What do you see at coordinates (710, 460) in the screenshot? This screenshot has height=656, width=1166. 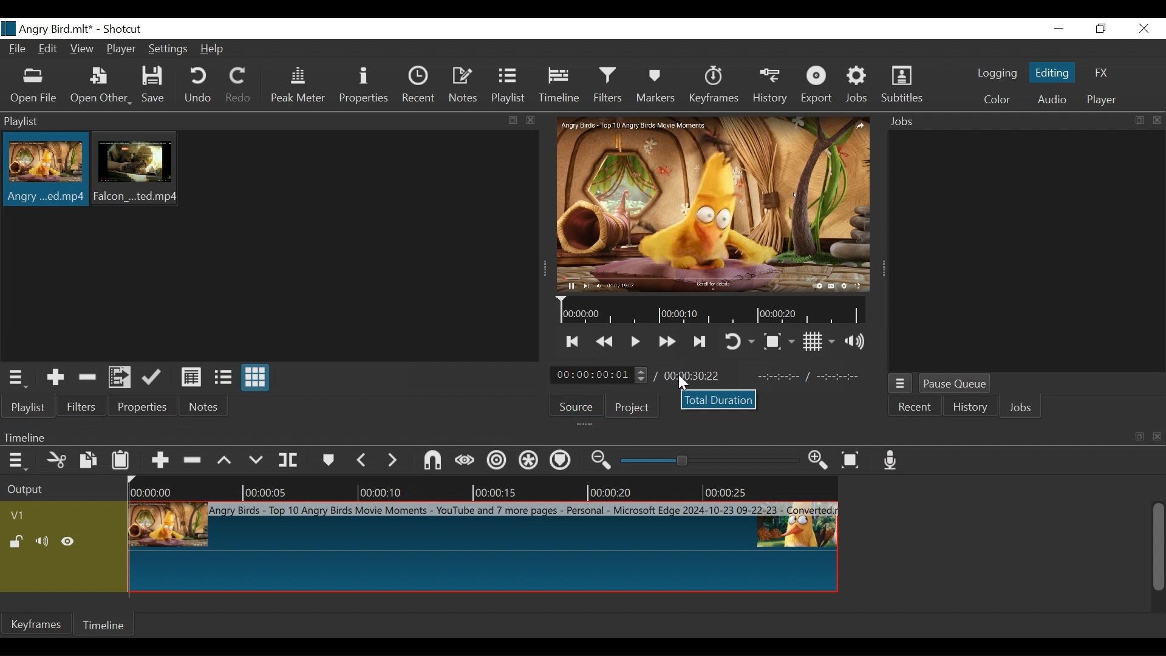 I see `Zoom slider` at bounding box center [710, 460].